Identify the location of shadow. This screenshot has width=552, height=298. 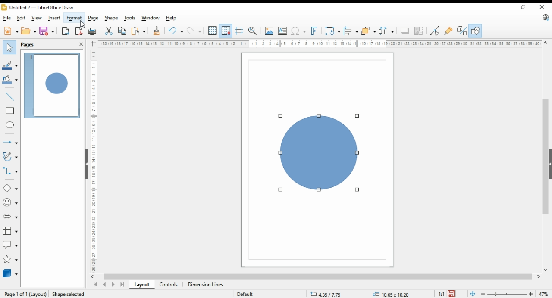
(404, 31).